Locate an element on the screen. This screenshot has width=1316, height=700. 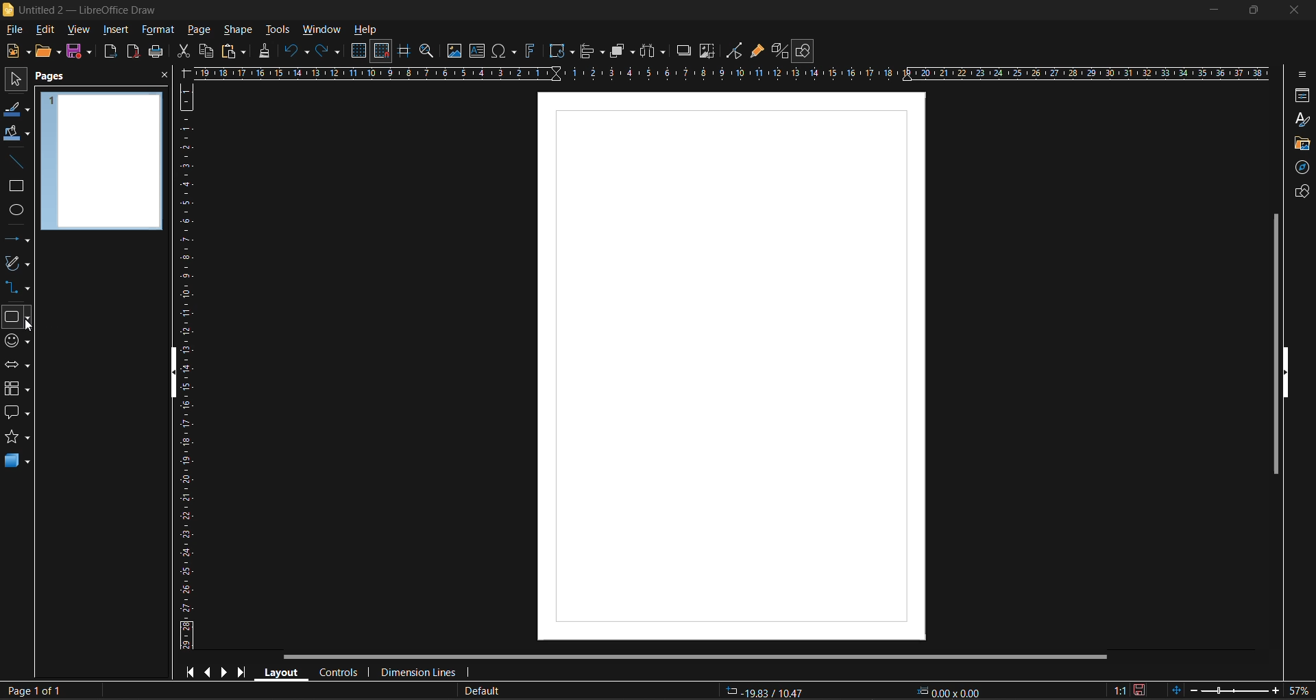
tools is located at coordinates (280, 31).